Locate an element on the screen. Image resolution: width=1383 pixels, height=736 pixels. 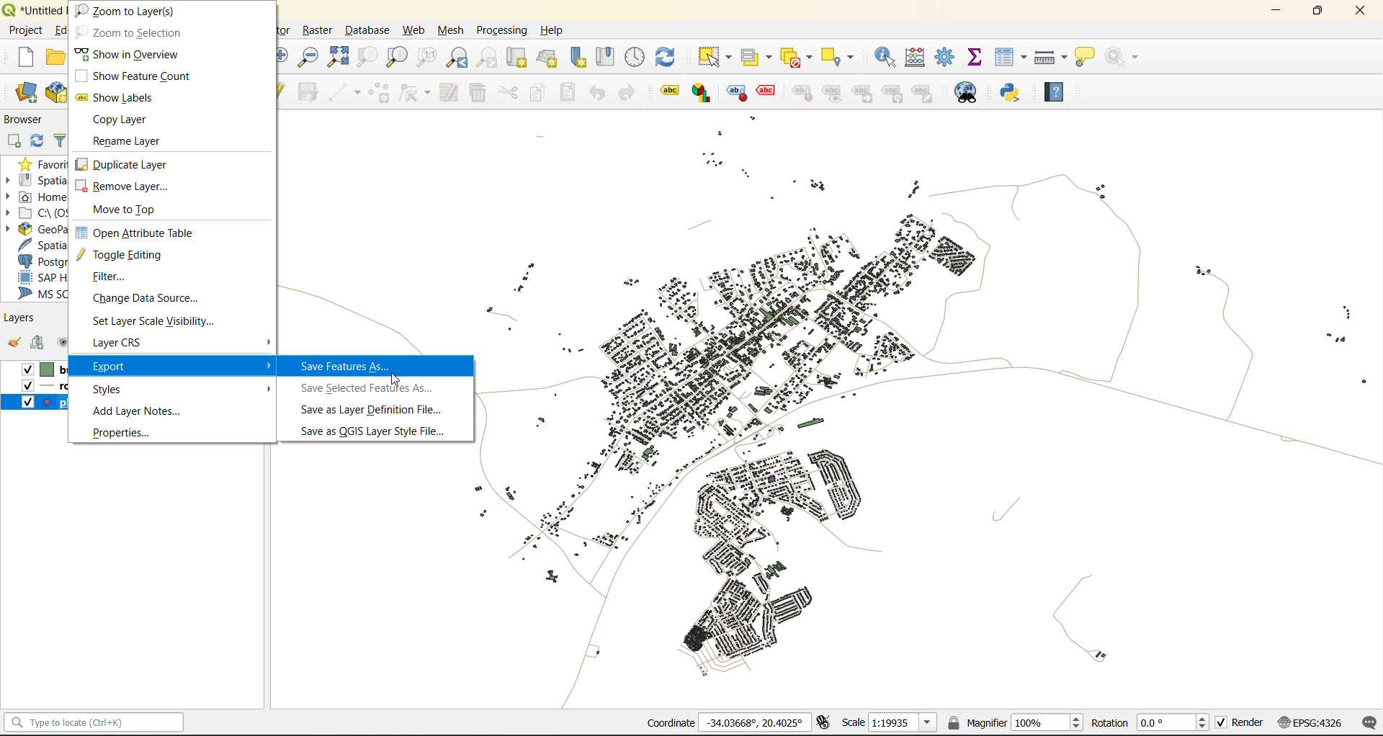
toggle editing is located at coordinates (125, 256).